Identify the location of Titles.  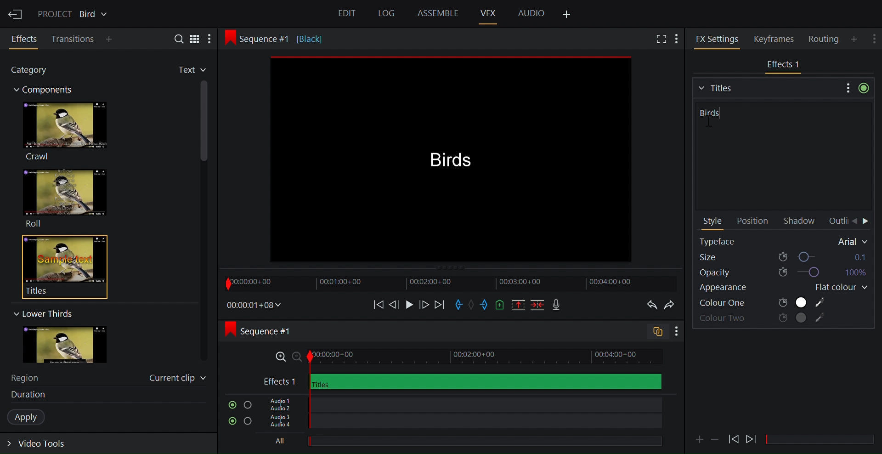
(59, 267).